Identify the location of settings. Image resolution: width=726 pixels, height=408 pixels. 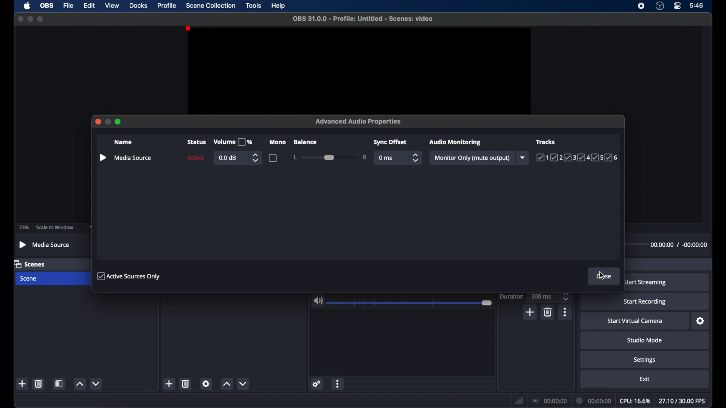
(206, 383).